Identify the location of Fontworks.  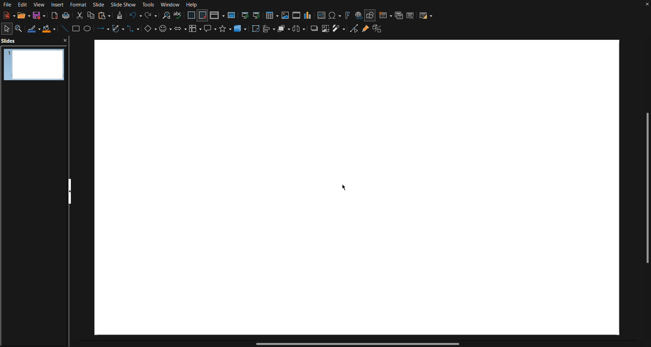
(347, 15).